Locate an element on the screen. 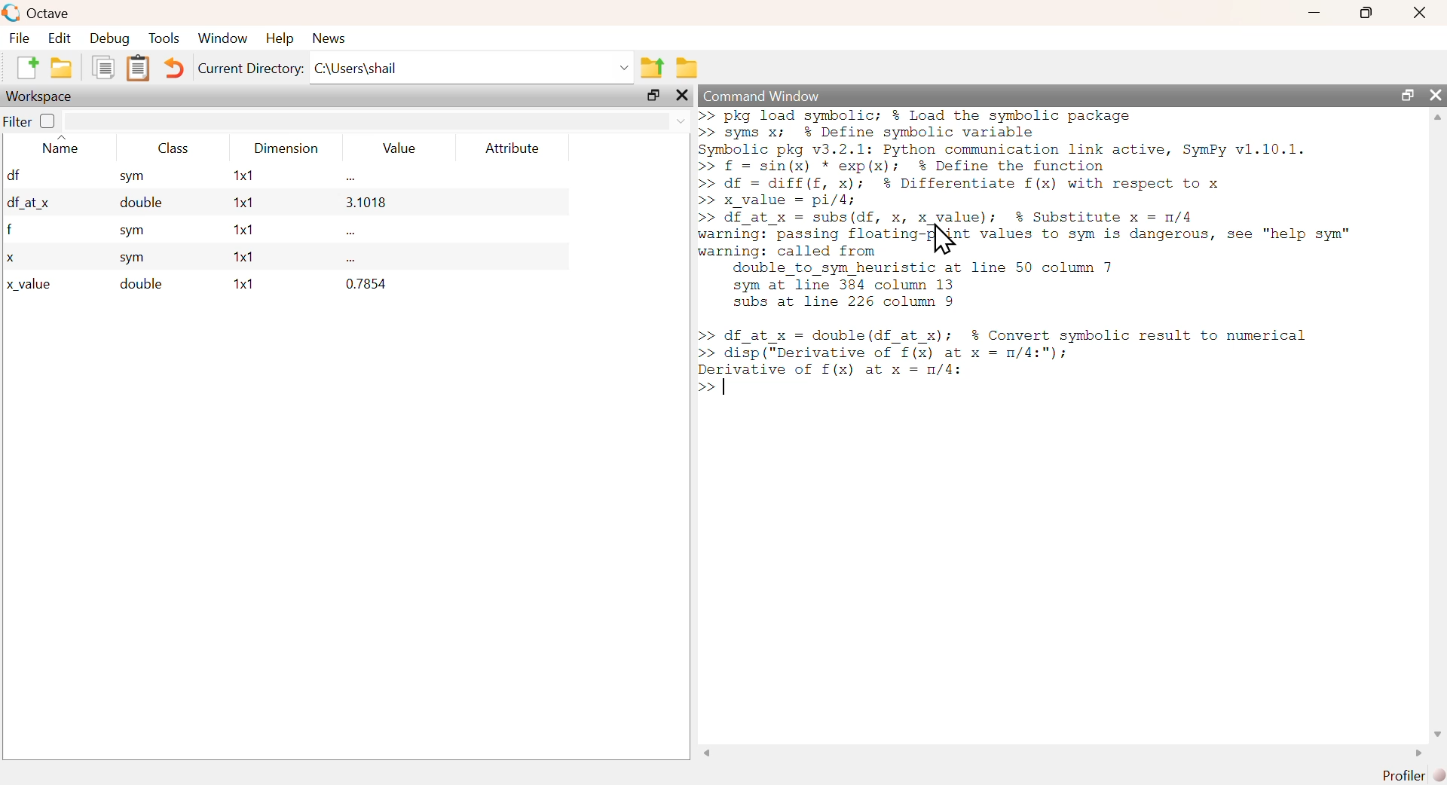 Image resolution: width=1447 pixels, height=785 pixels. 1x1 is located at coordinates (244, 203).